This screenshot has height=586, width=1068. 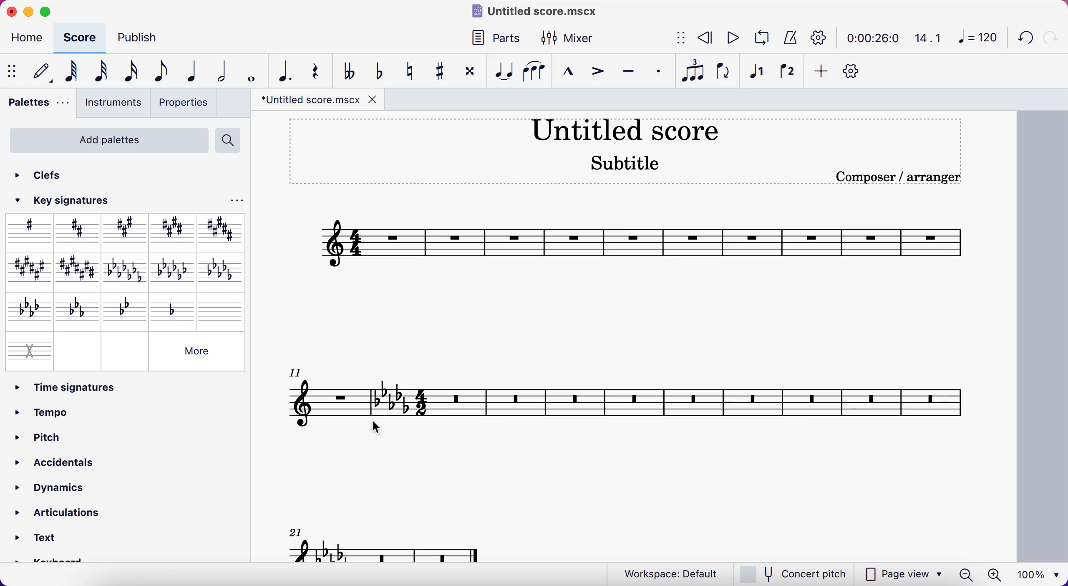 I want to click on C minor, so click(x=77, y=310).